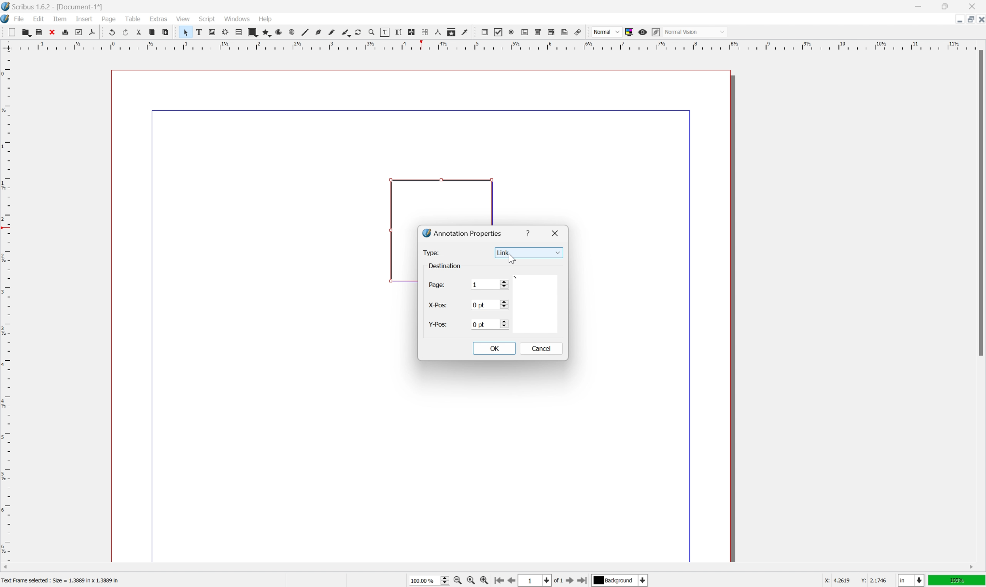  What do you see at coordinates (11, 32) in the screenshot?
I see `new` at bounding box center [11, 32].